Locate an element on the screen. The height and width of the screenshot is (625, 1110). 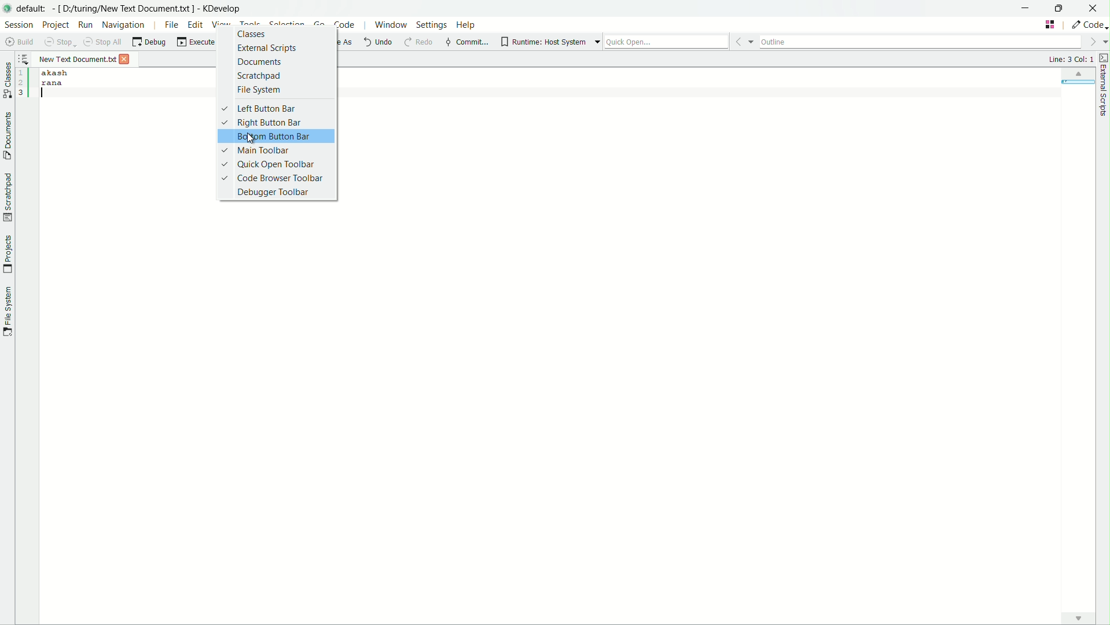
classes is located at coordinates (252, 34).